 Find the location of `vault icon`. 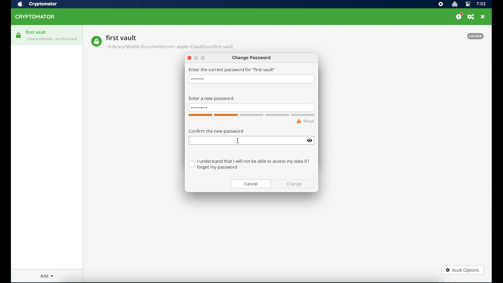

vault icon is located at coordinates (52, 40).